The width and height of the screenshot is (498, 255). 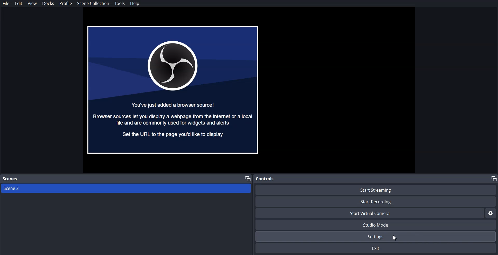 I want to click on Help, so click(x=136, y=3).